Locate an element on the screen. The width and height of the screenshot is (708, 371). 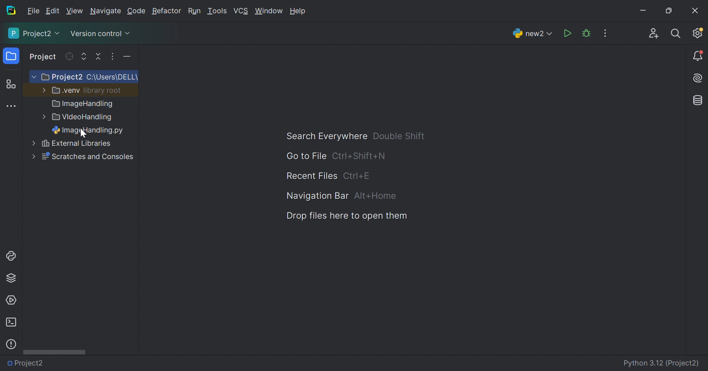
Debug is located at coordinates (586, 33).